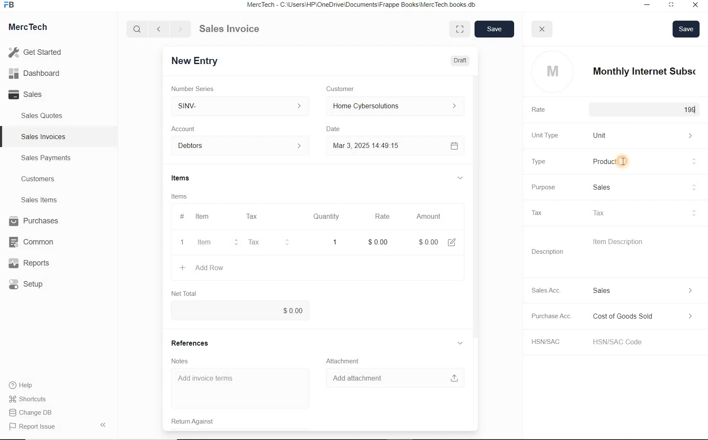 The width and height of the screenshot is (708, 440). What do you see at coordinates (182, 360) in the screenshot?
I see `Notes` at bounding box center [182, 360].